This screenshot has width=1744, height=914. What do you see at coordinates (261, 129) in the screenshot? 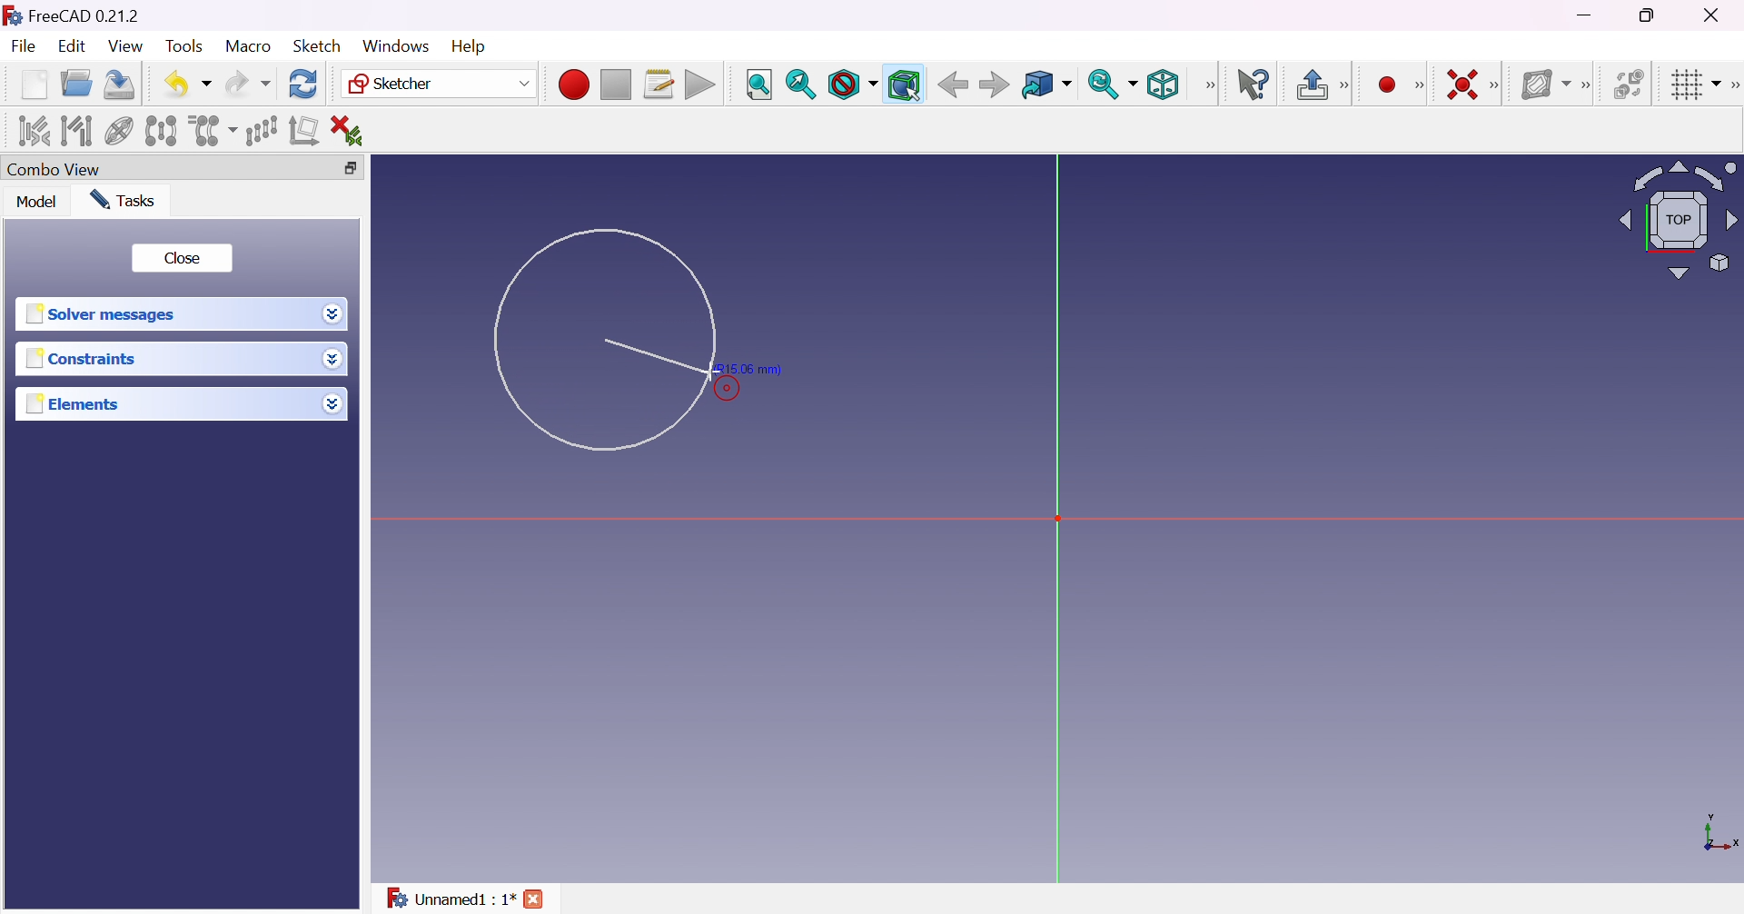
I see `Rectangular array` at bounding box center [261, 129].